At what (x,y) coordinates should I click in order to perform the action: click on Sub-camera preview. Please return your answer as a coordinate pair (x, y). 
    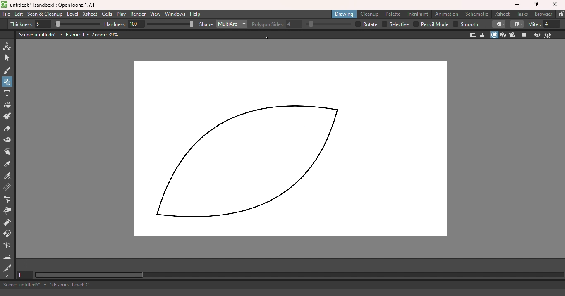
    Looking at the image, I should click on (548, 35).